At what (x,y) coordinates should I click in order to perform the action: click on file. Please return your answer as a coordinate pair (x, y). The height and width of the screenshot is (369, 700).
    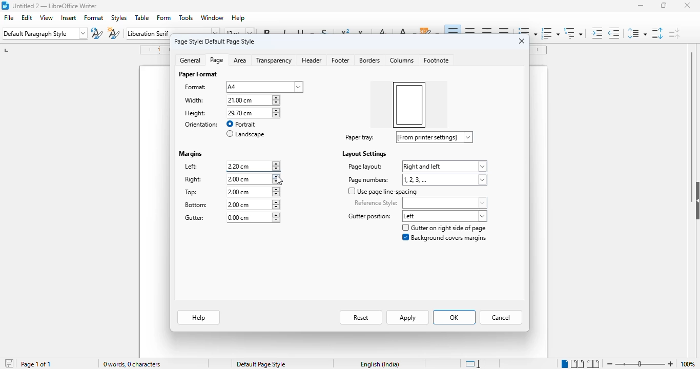
    Looking at the image, I should click on (9, 17).